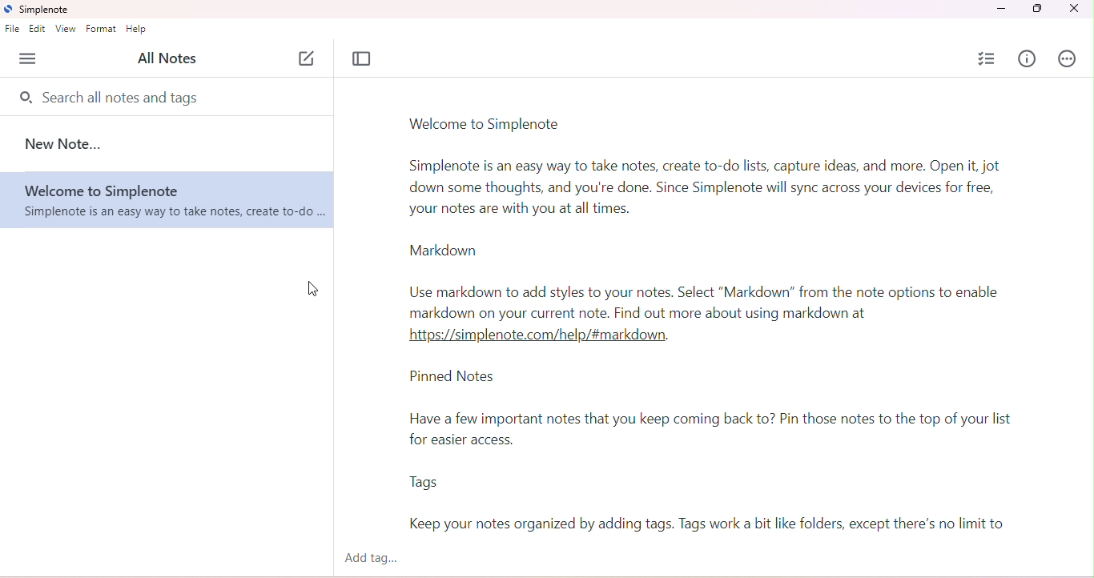  I want to click on info, so click(1028, 60).